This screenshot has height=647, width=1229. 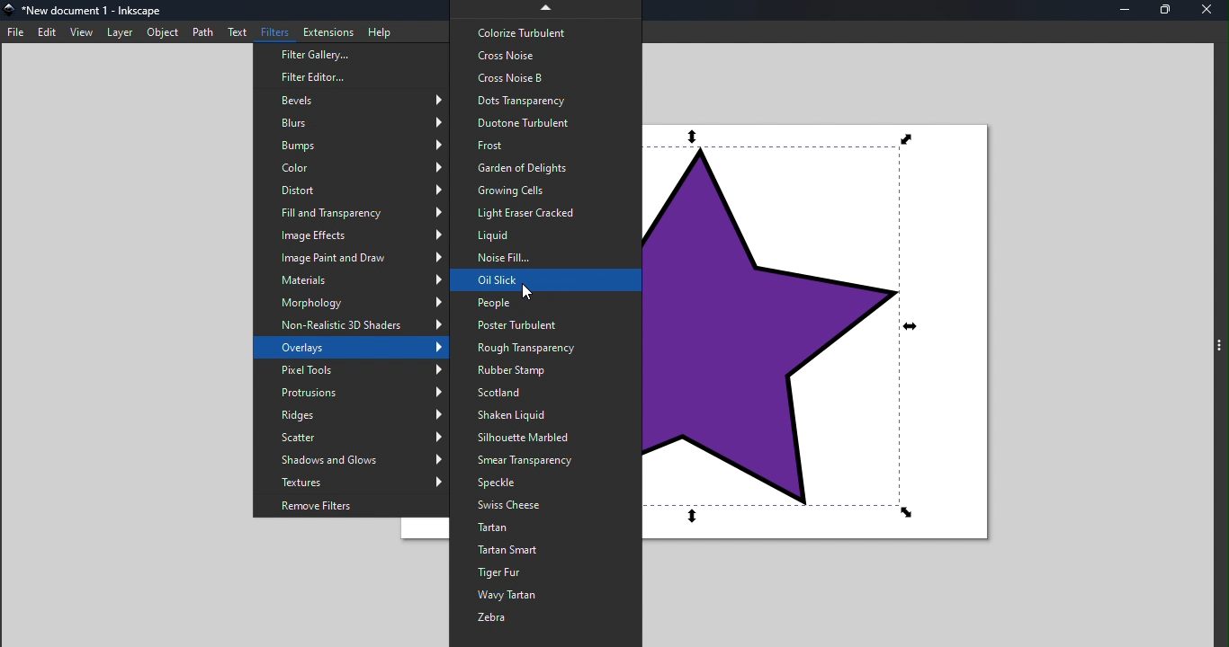 What do you see at coordinates (79, 32) in the screenshot?
I see `View` at bounding box center [79, 32].